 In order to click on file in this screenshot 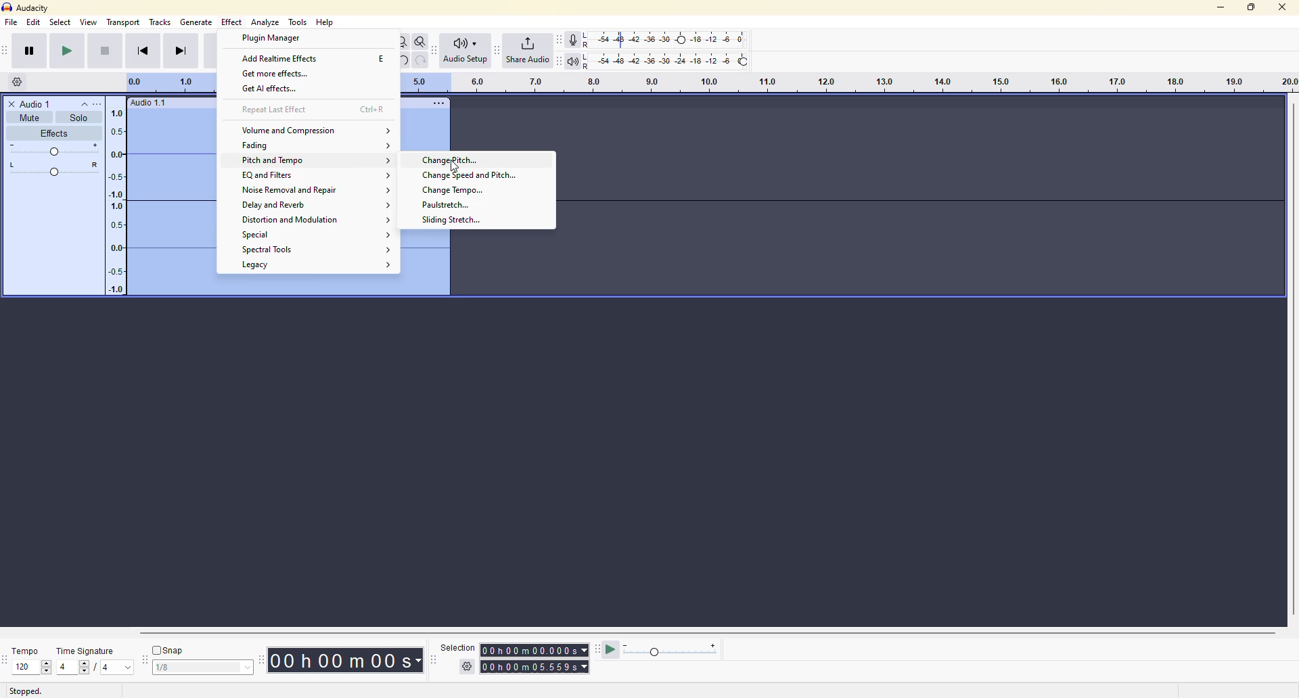, I will do `click(11, 22)`.